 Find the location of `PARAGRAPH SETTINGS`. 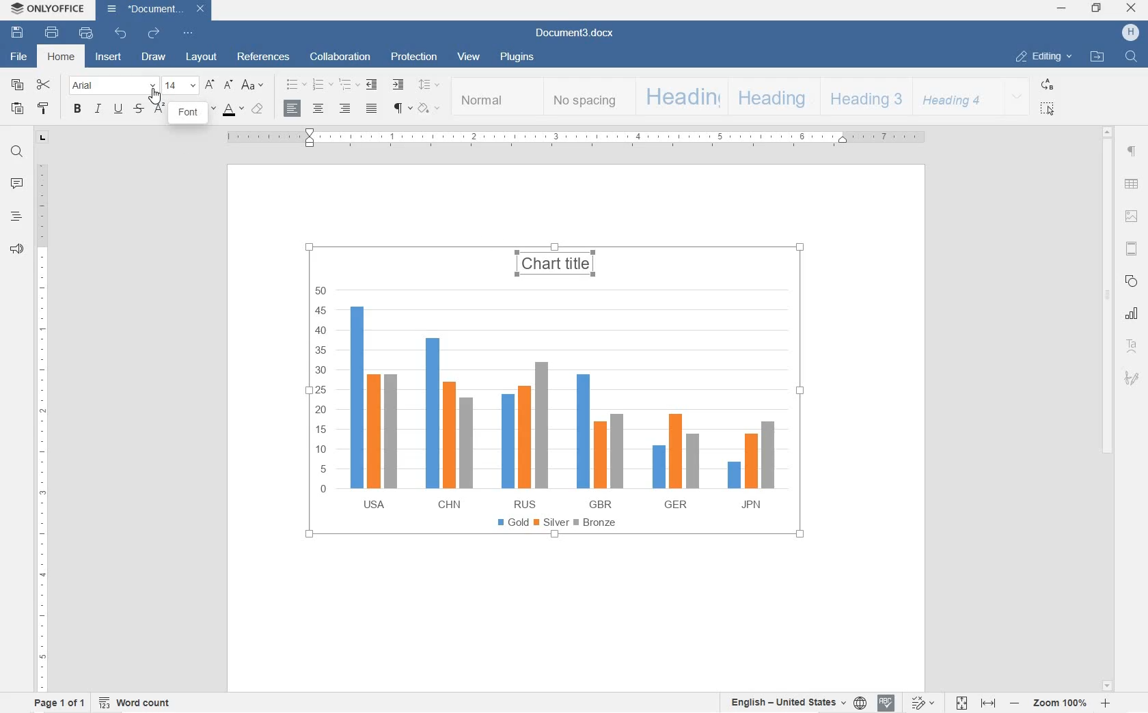

PARAGRAPH SETTINGS is located at coordinates (1132, 151).